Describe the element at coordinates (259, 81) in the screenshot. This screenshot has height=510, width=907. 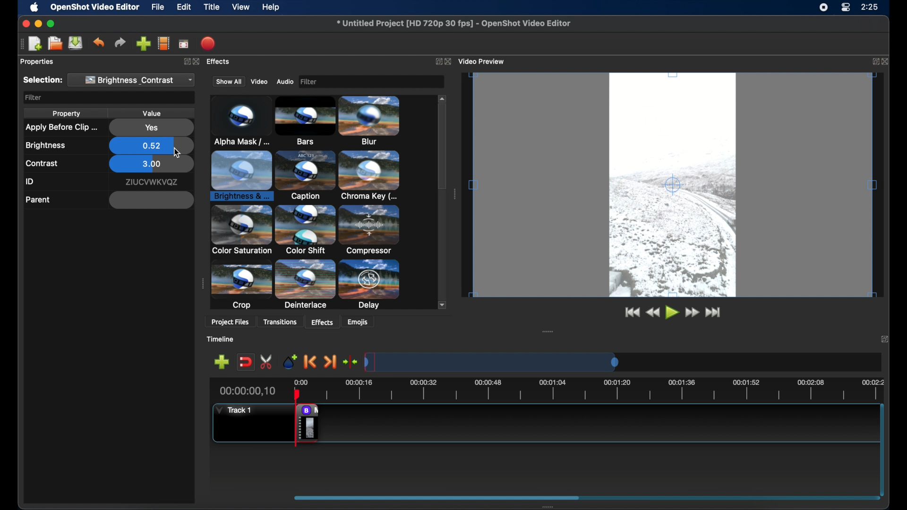
I see `video` at that location.